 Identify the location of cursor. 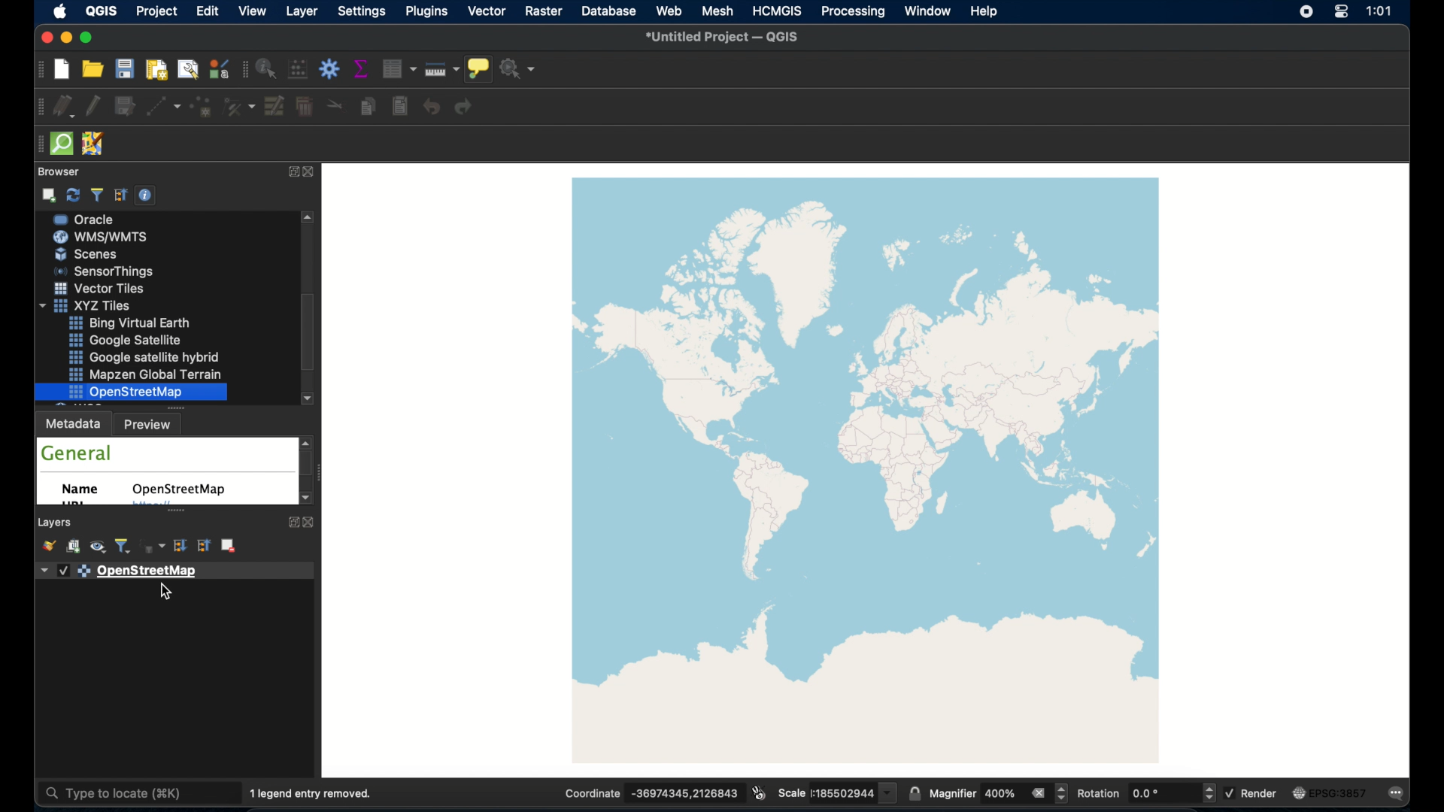
(165, 594).